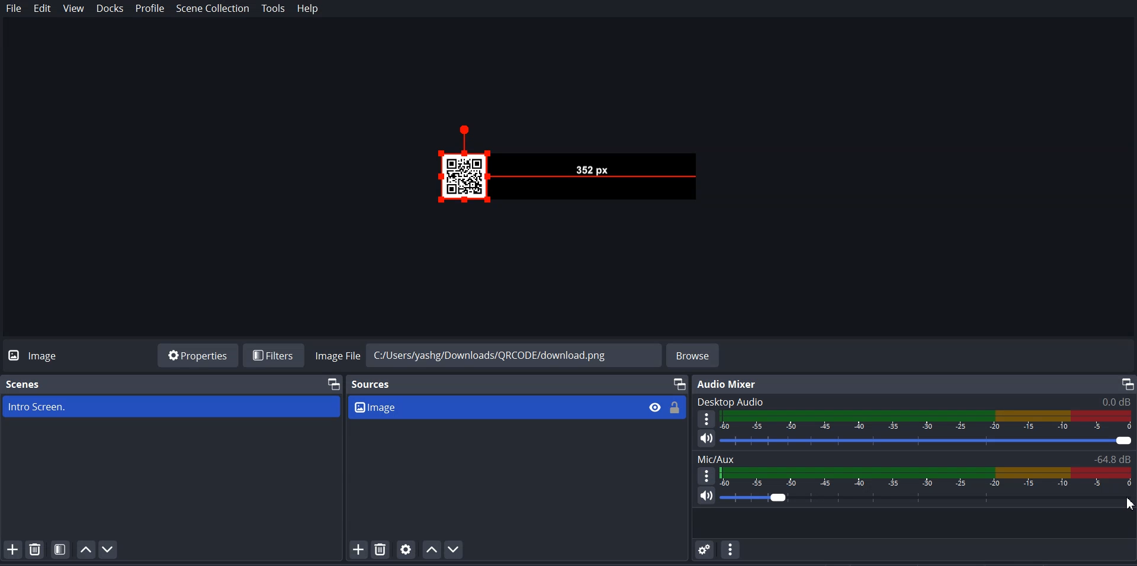  I want to click on Maximize, so click(679, 384).